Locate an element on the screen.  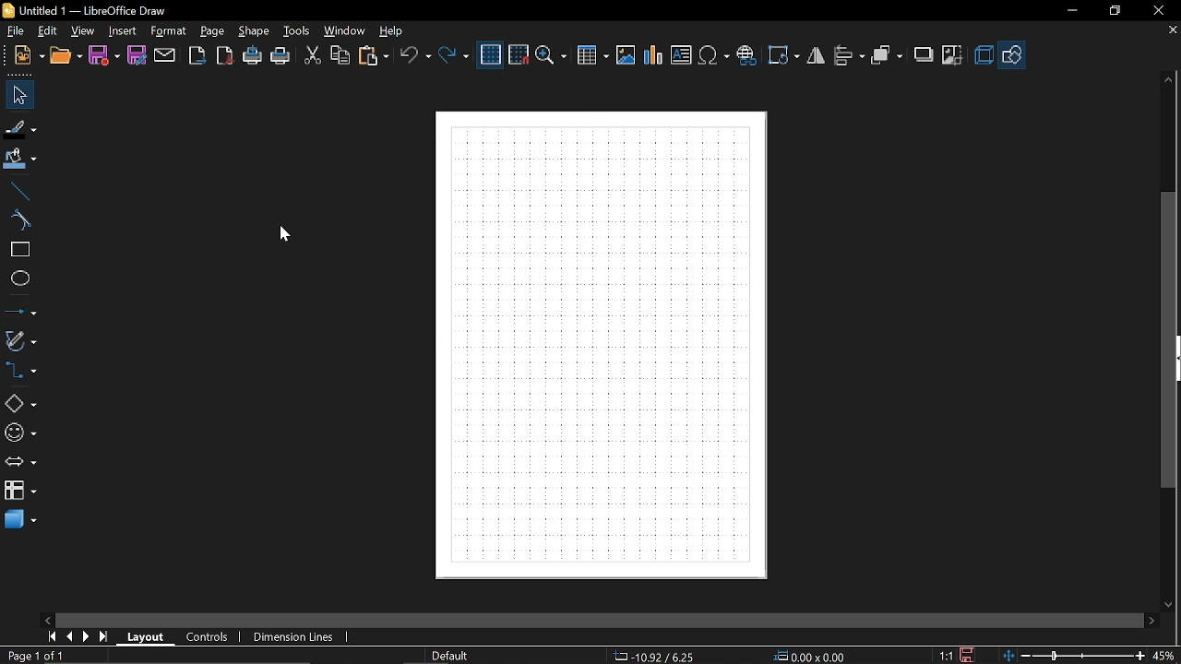
curves and polygon is located at coordinates (20, 341).